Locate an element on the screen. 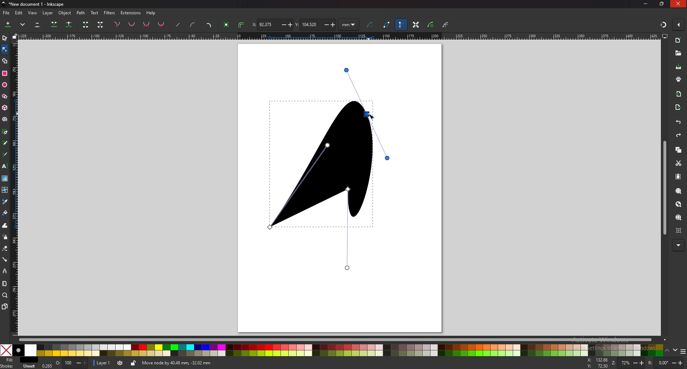  print is located at coordinates (678, 79).